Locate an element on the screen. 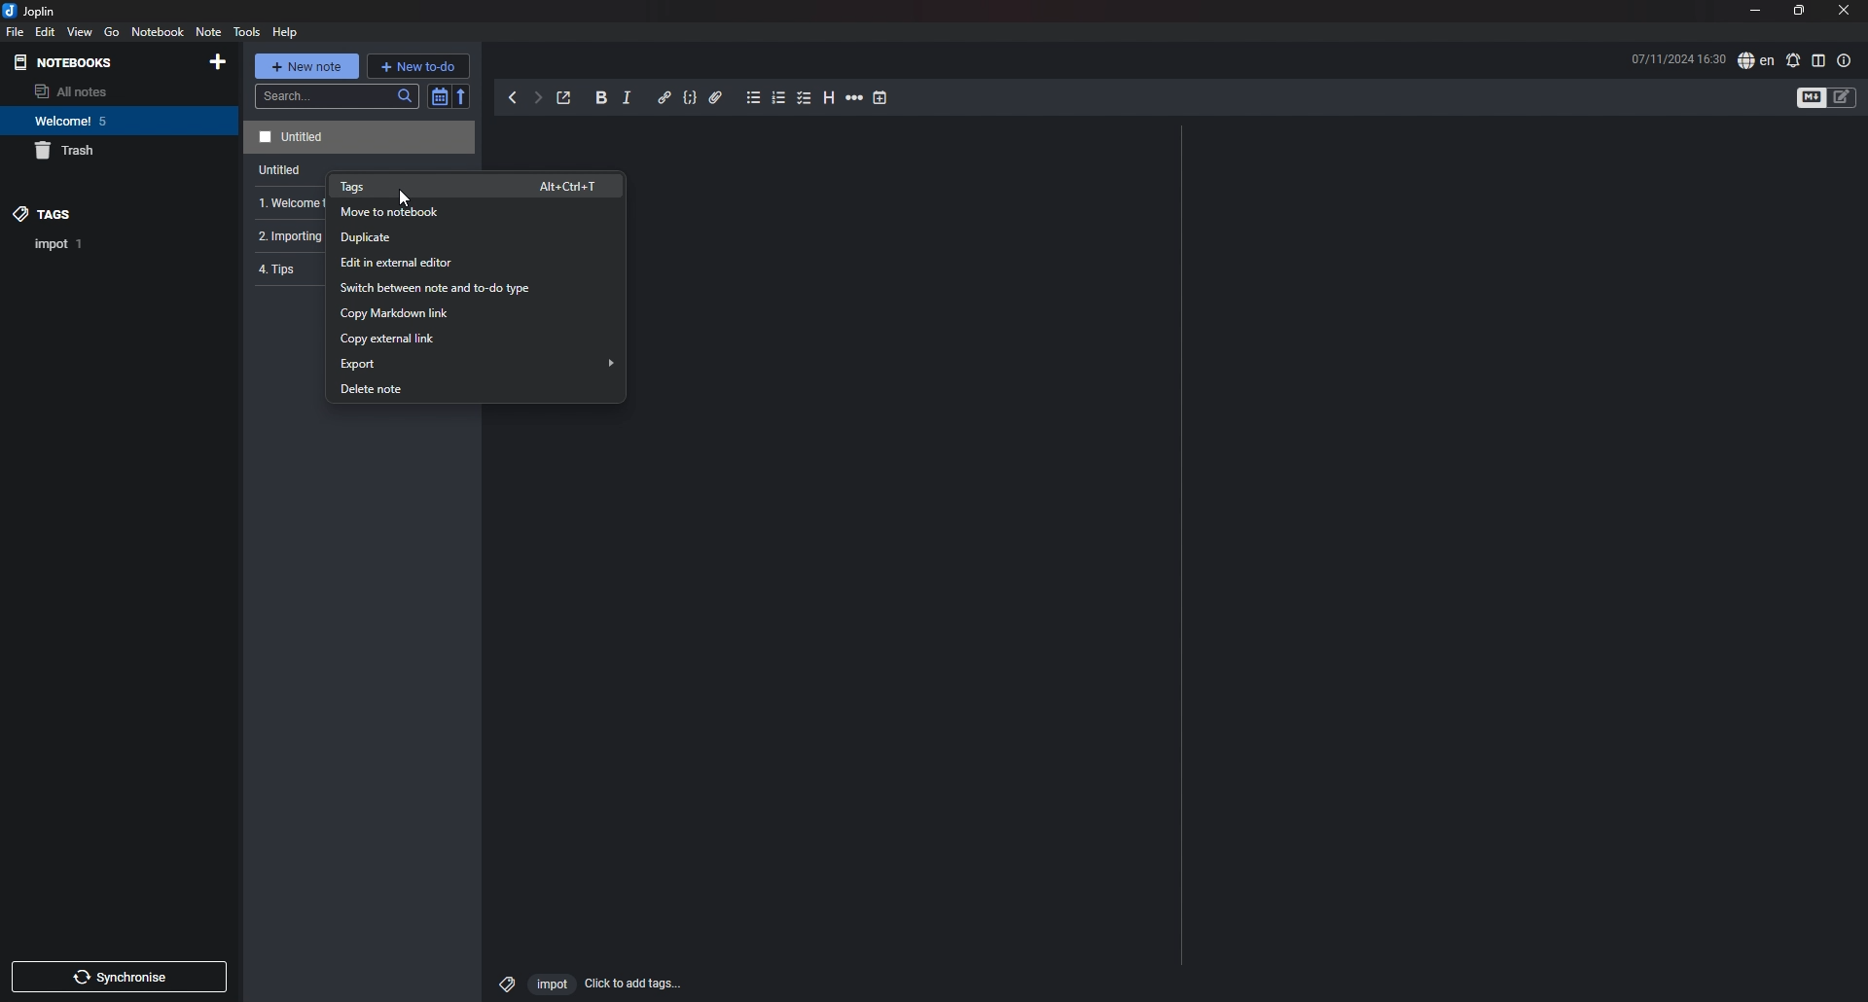 This screenshot has width=1868, height=1002. horizontal rule is located at coordinates (854, 99).